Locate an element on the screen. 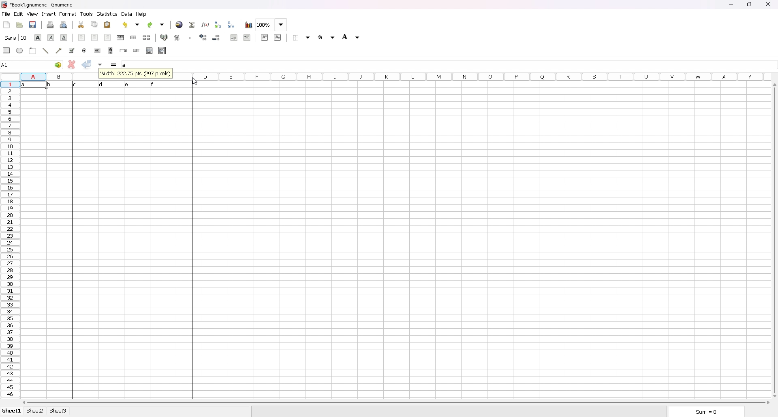 The width and height of the screenshot is (778, 417). thousands separator is located at coordinates (191, 37).